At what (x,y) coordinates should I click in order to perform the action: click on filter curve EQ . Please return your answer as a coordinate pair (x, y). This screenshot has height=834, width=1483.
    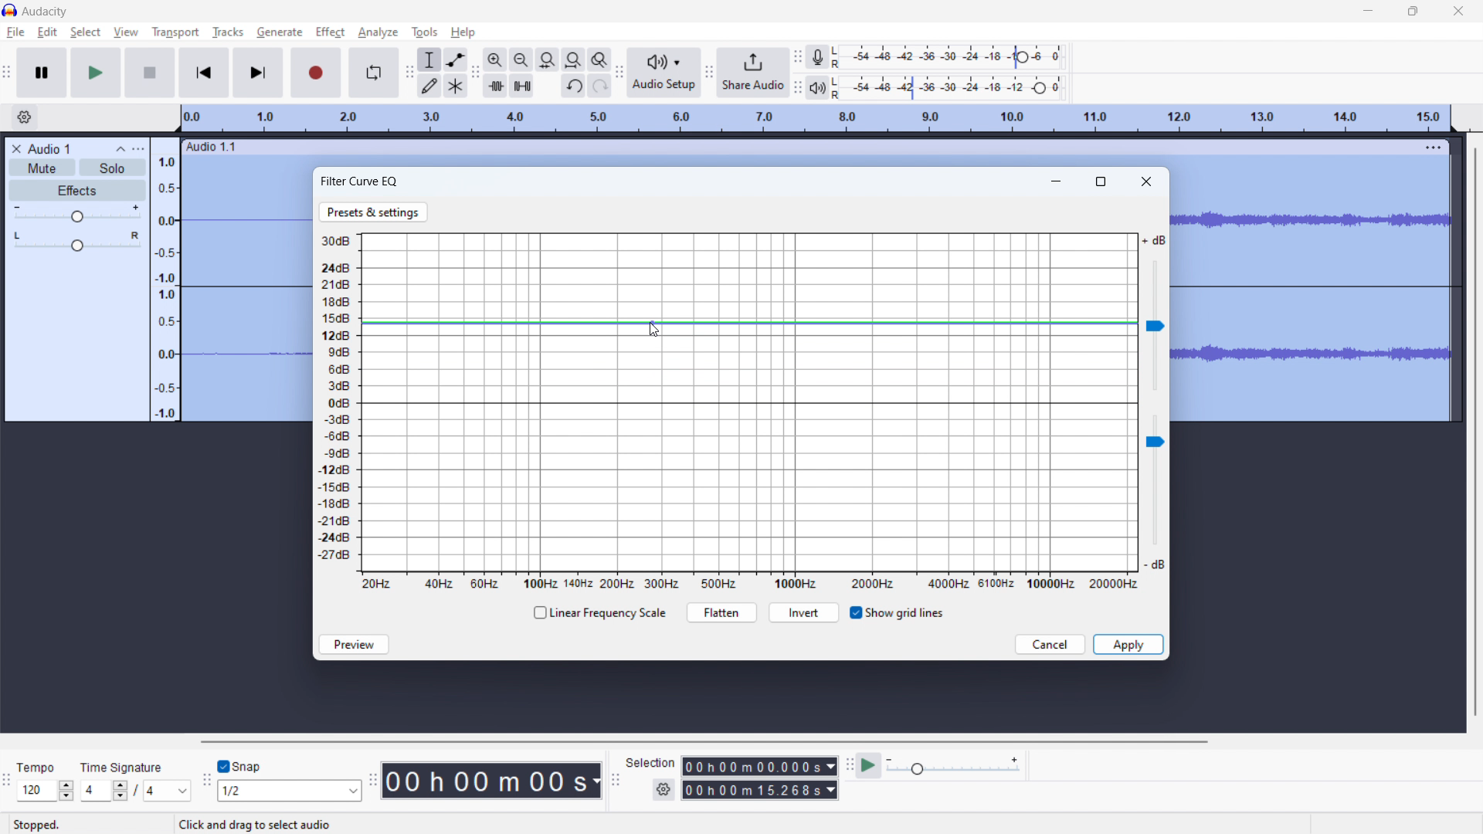
    Looking at the image, I should click on (360, 181).